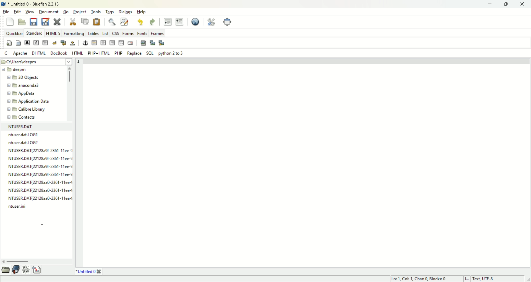 This screenshot has width=531, height=282. I want to click on close, so click(523, 4).